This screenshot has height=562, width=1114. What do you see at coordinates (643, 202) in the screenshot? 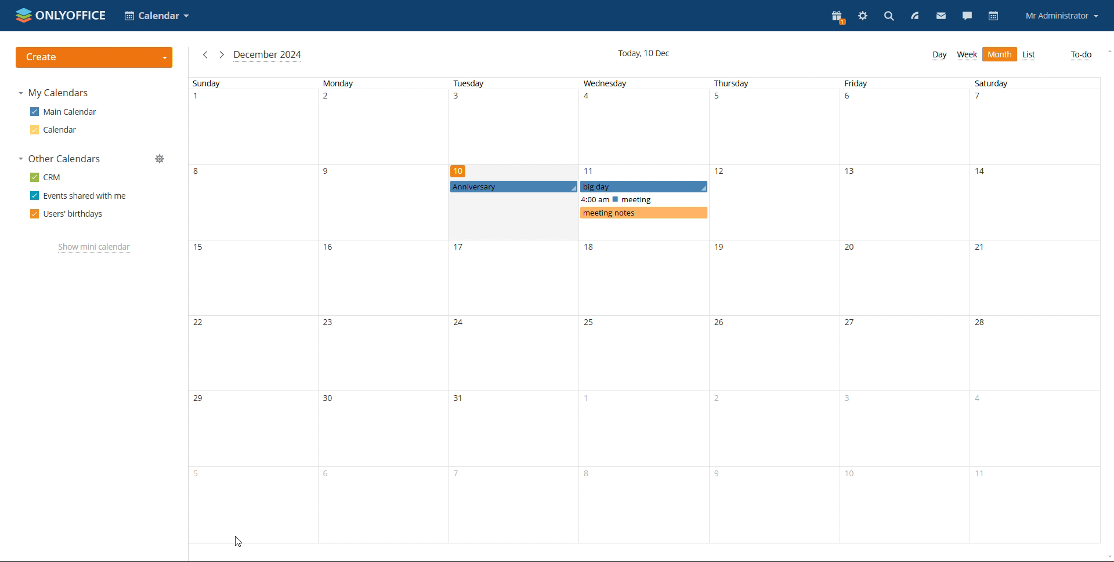
I see `events` at bounding box center [643, 202].